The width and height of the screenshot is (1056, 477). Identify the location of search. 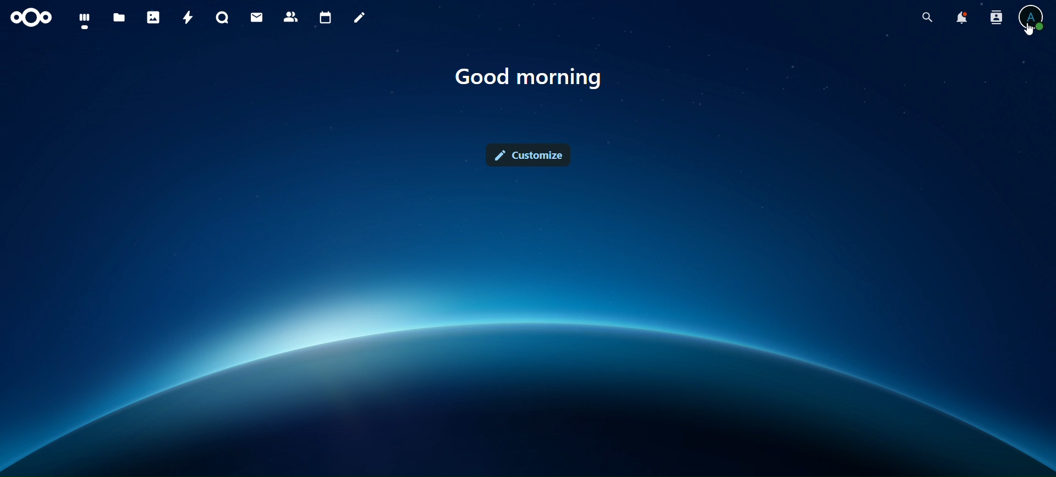
(921, 16).